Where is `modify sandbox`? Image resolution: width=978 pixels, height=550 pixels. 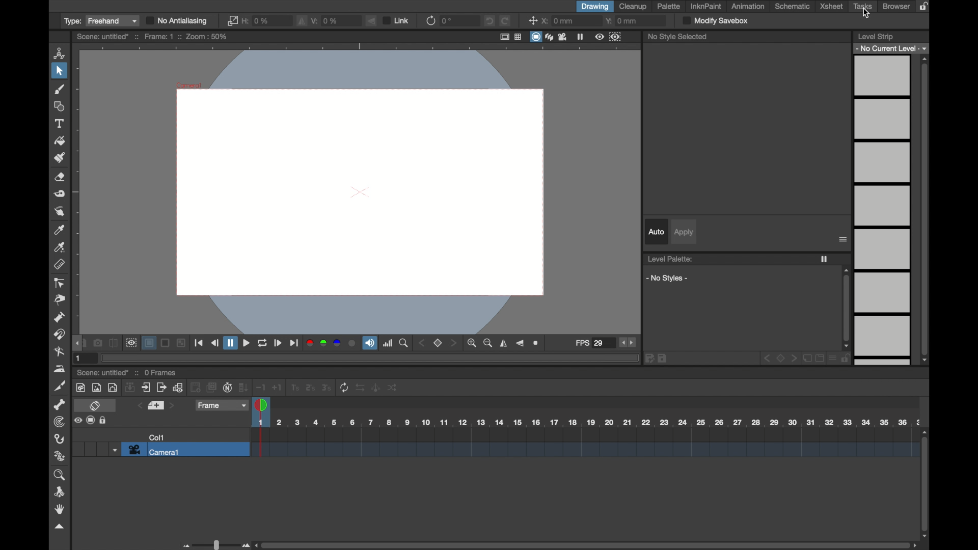
modify sandbox is located at coordinates (716, 21).